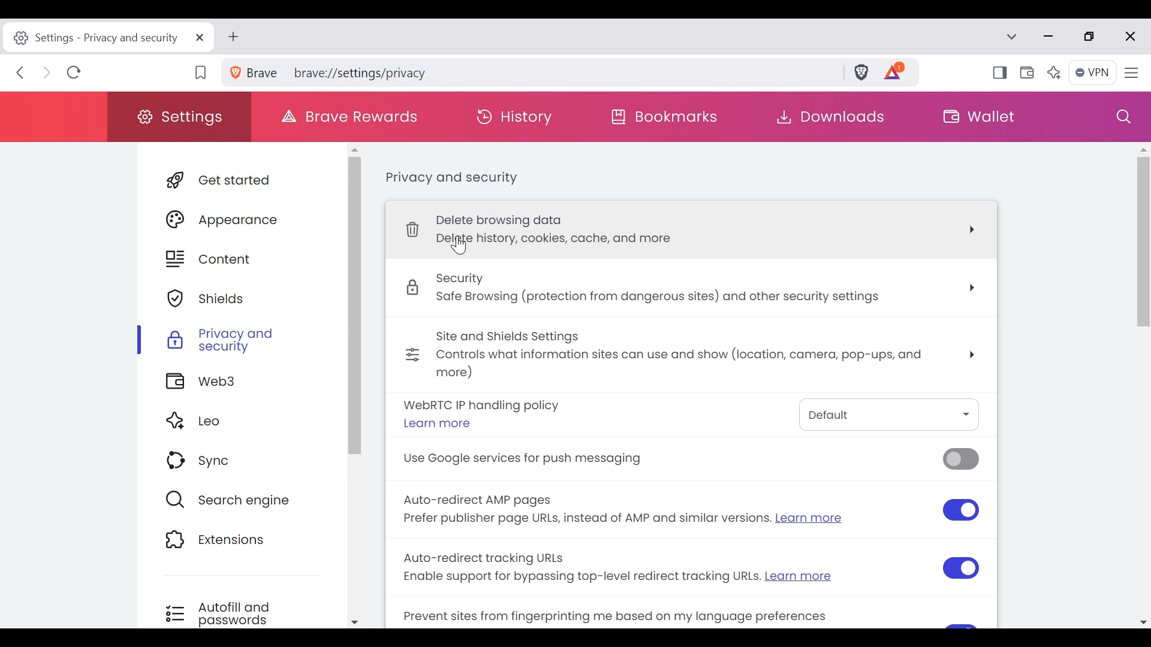 The width and height of the screenshot is (1151, 647). I want to click on Sync, so click(237, 462).